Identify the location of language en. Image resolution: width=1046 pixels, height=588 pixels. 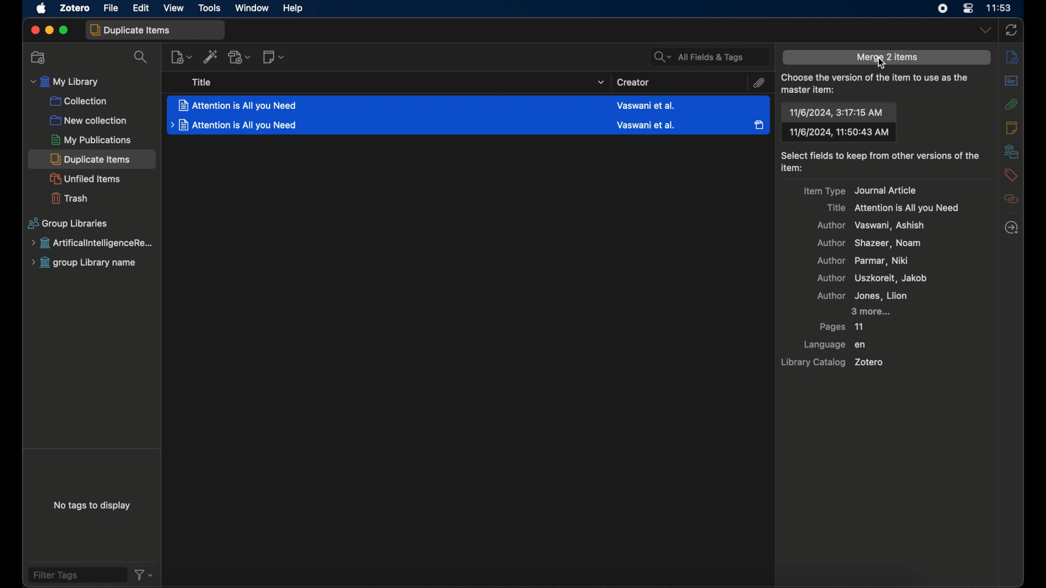
(833, 344).